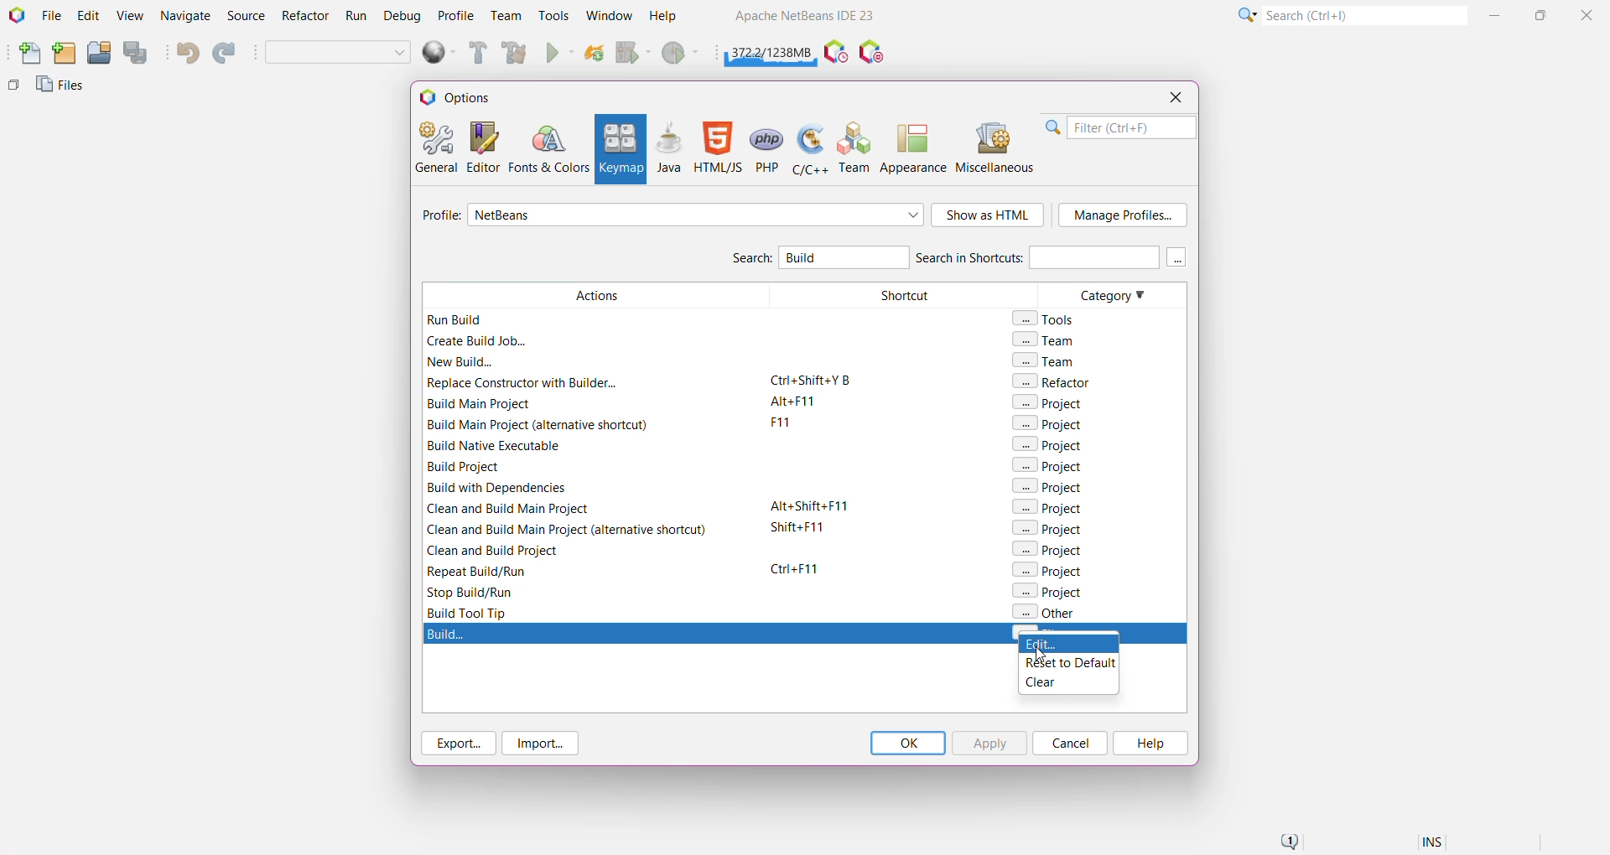  What do you see at coordinates (26, 54) in the screenshot?
I see `New File` at bounding box center [26, 54].